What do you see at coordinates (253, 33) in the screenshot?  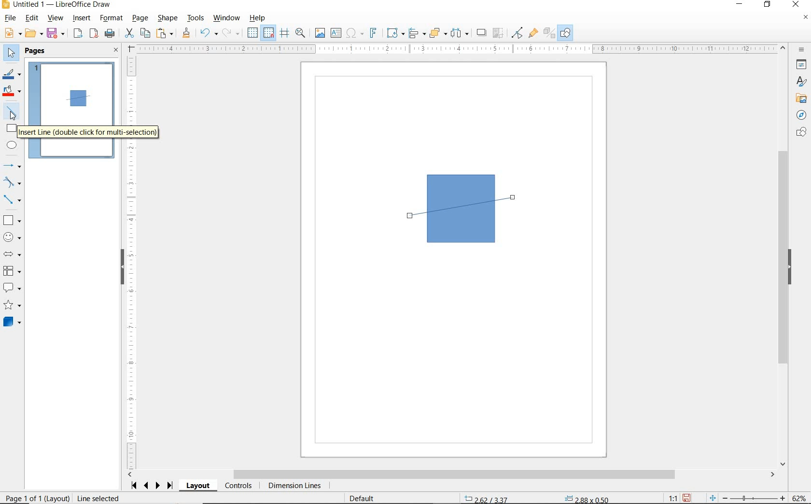 I see `DISPLAY GRID` at bounding box center [253, 33].